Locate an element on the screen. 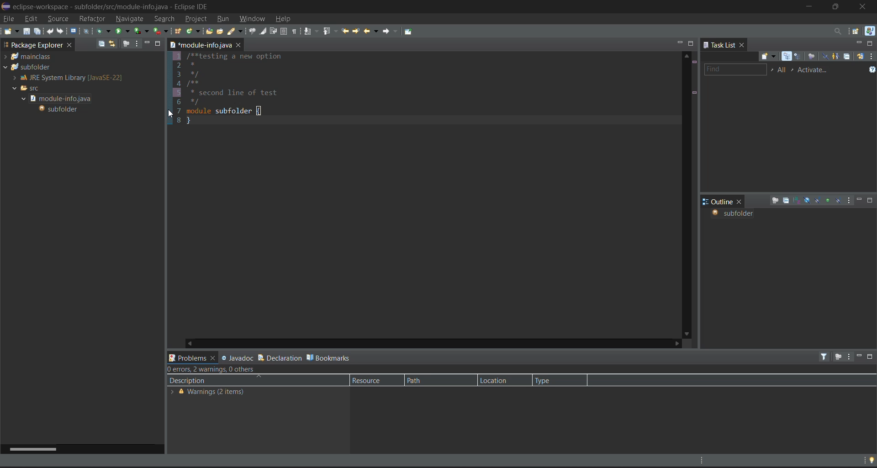  all is located at coordinates (782, 69).